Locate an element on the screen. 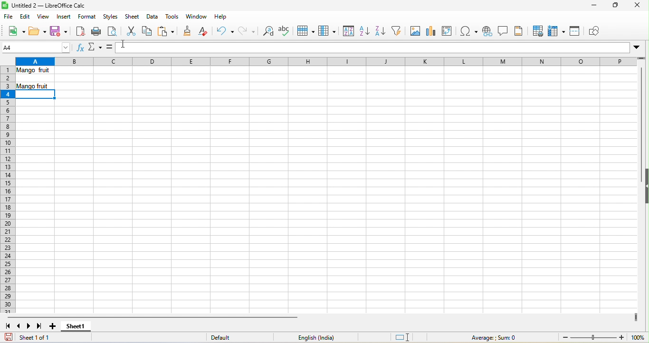 This screenshot has width=649, height=343. print area is located at coordinates (536, 30).